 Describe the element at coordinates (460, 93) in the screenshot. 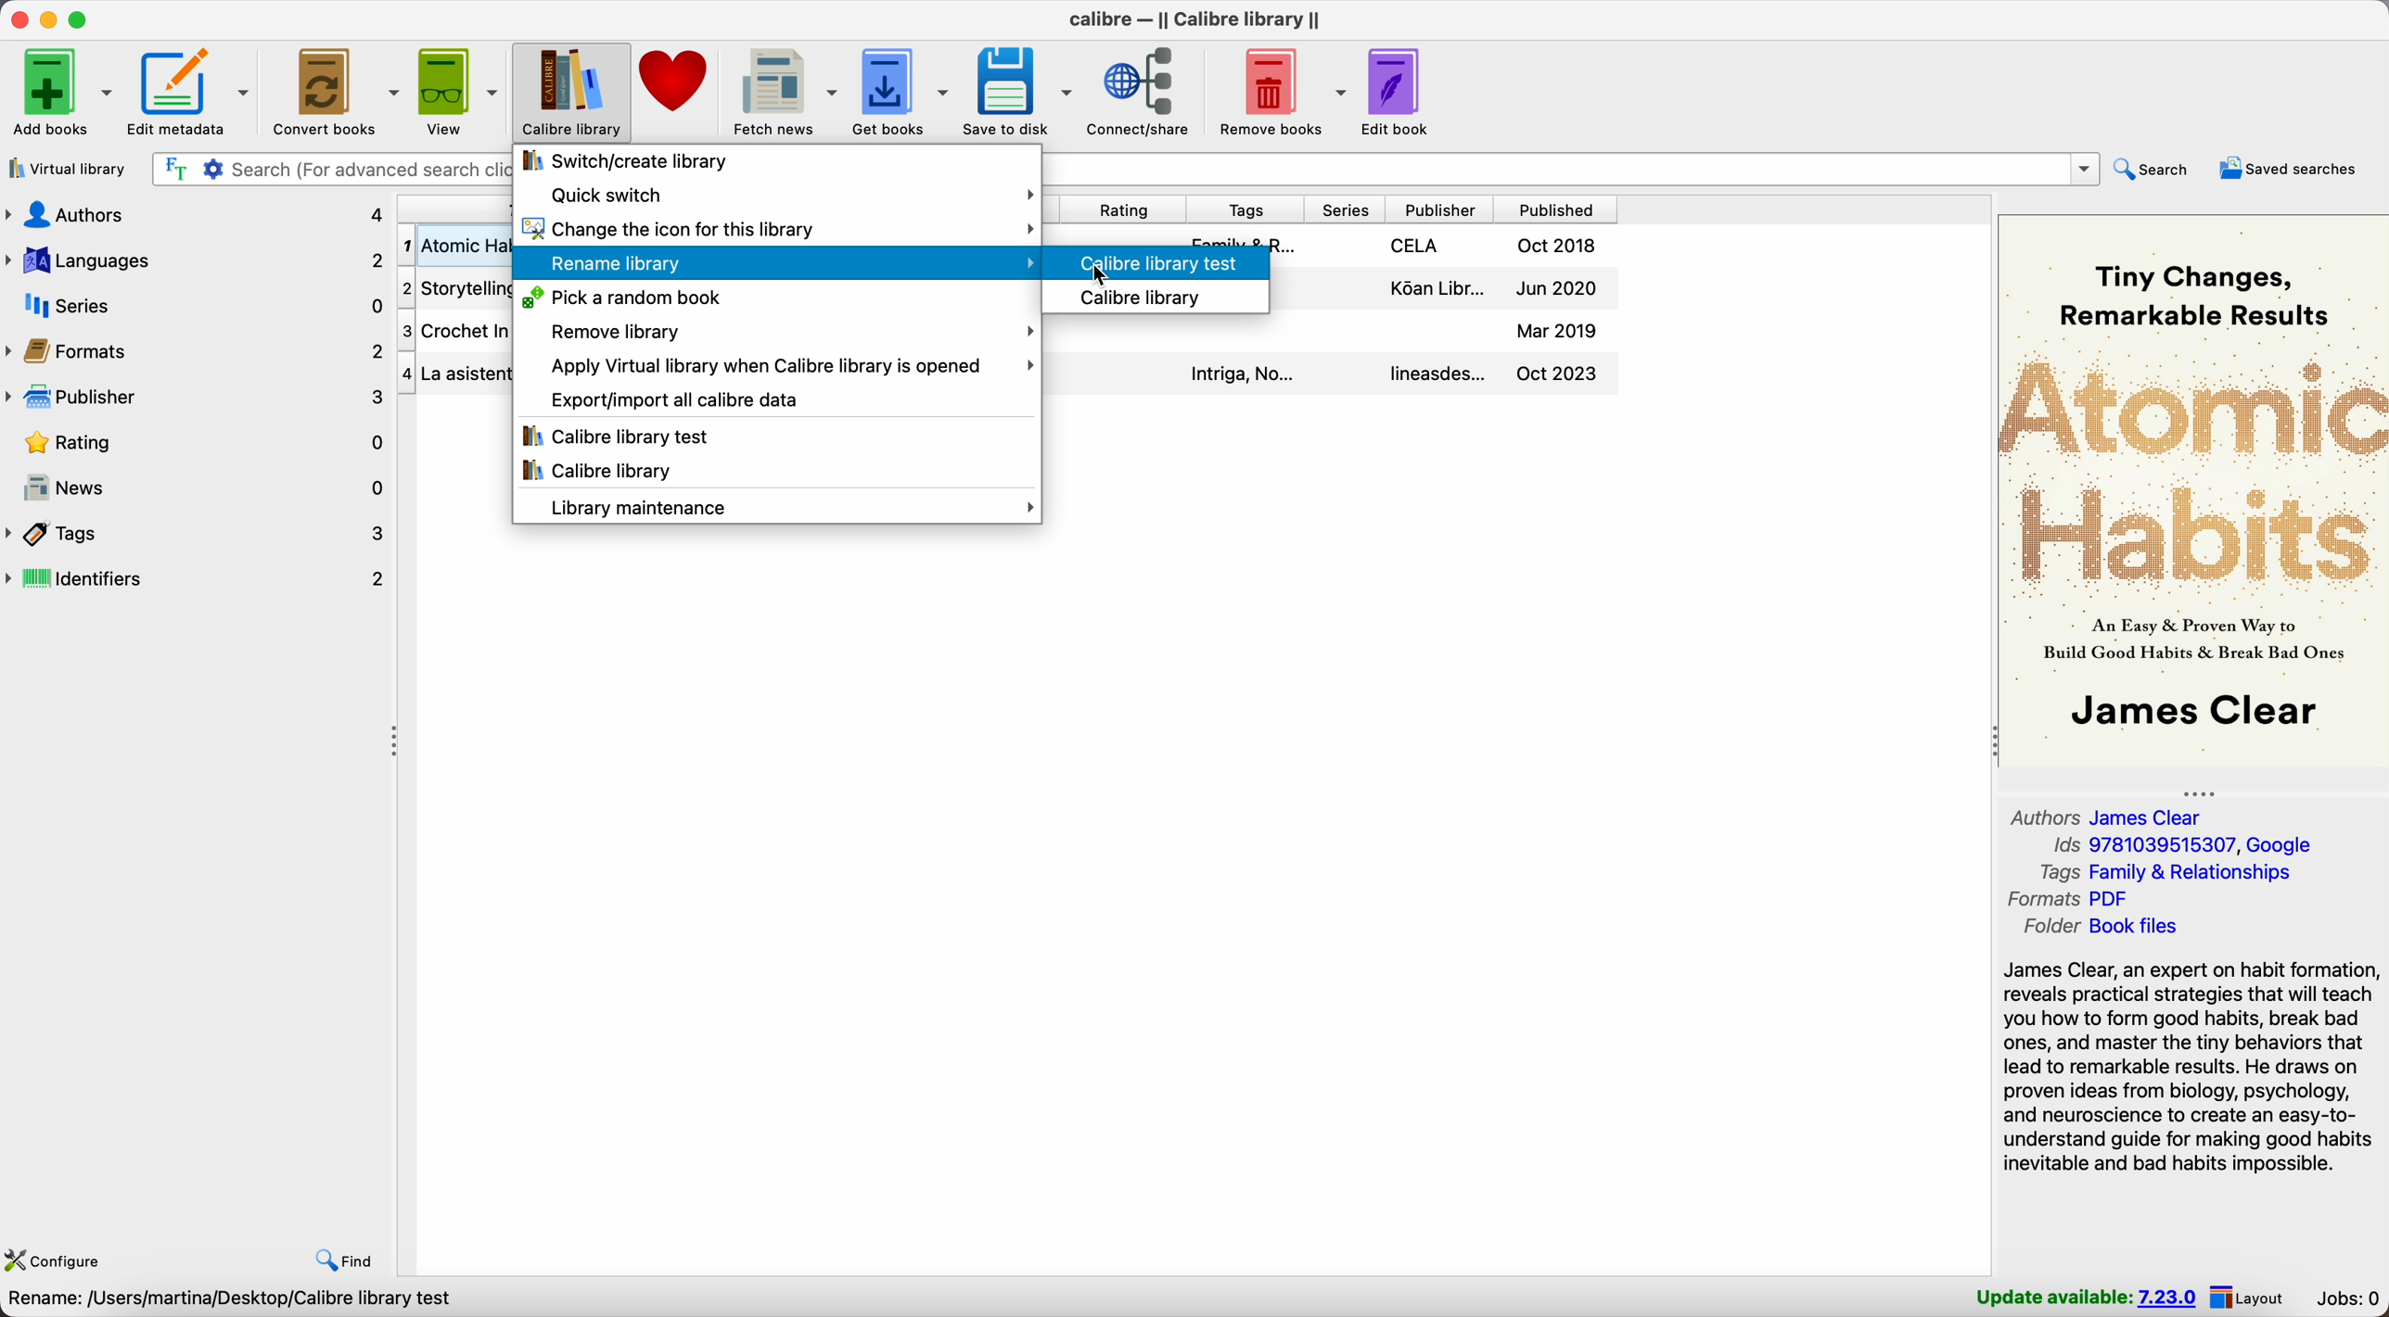

I see `view` at that location.